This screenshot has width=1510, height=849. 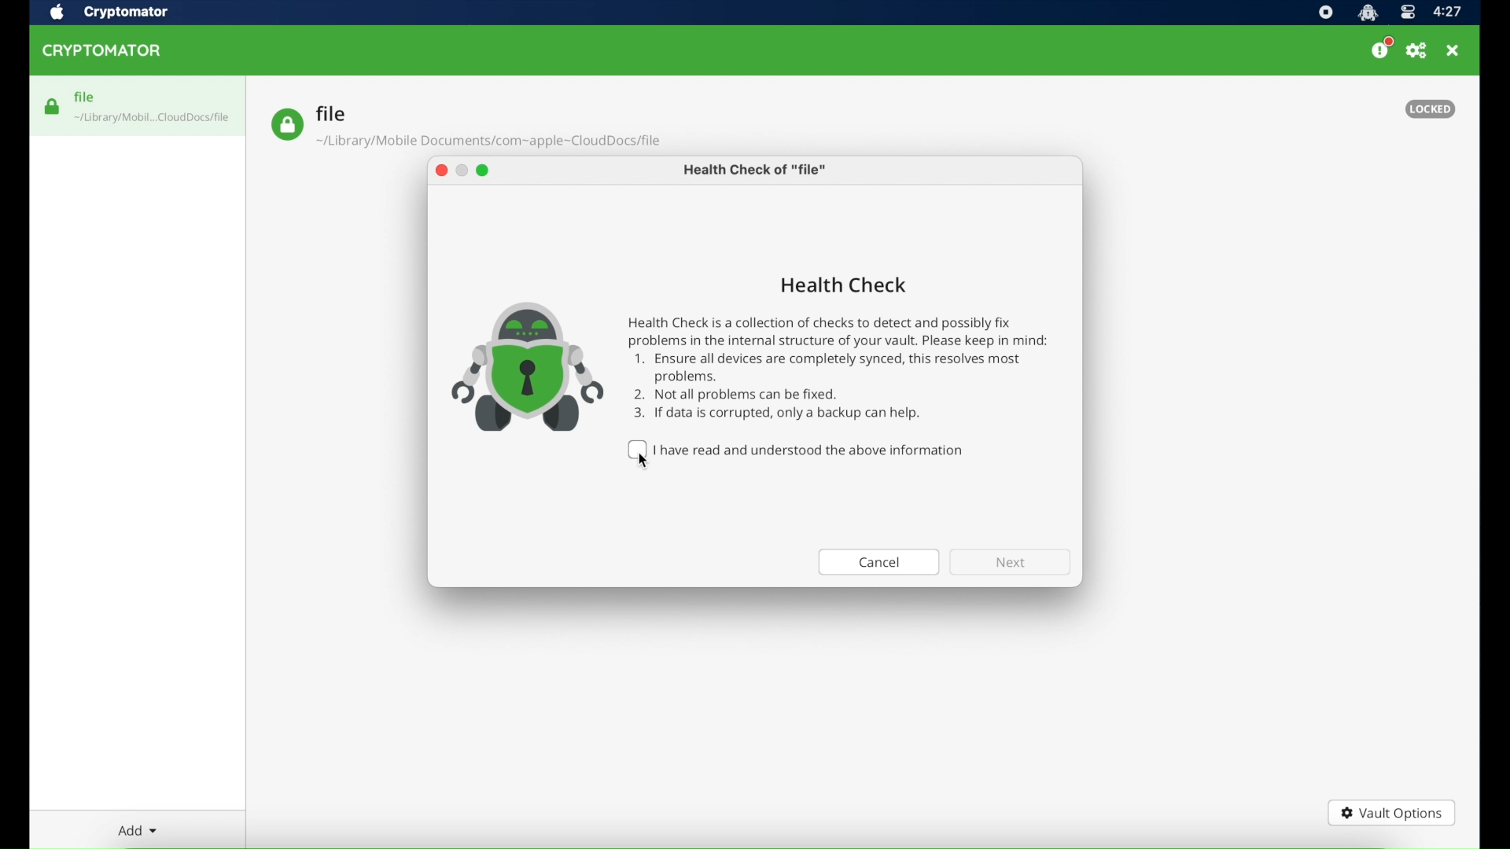 What do you see at coordinates (1417, 51) in the screenshot?
I see `preferences` at bounding box center [1417, 51].